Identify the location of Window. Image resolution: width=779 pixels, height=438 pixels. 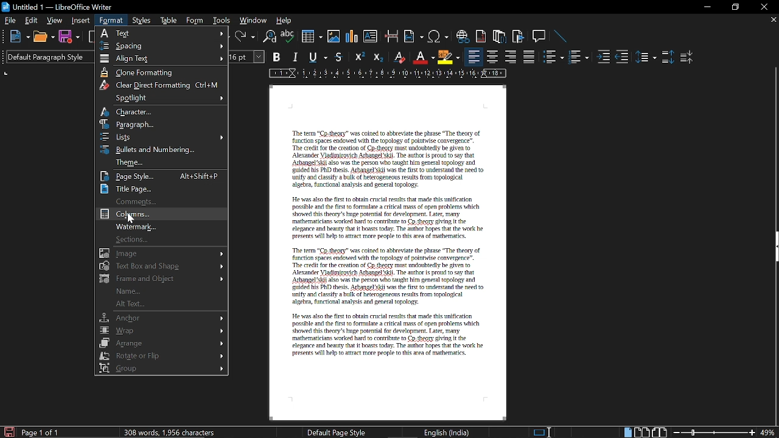
(253, 20).